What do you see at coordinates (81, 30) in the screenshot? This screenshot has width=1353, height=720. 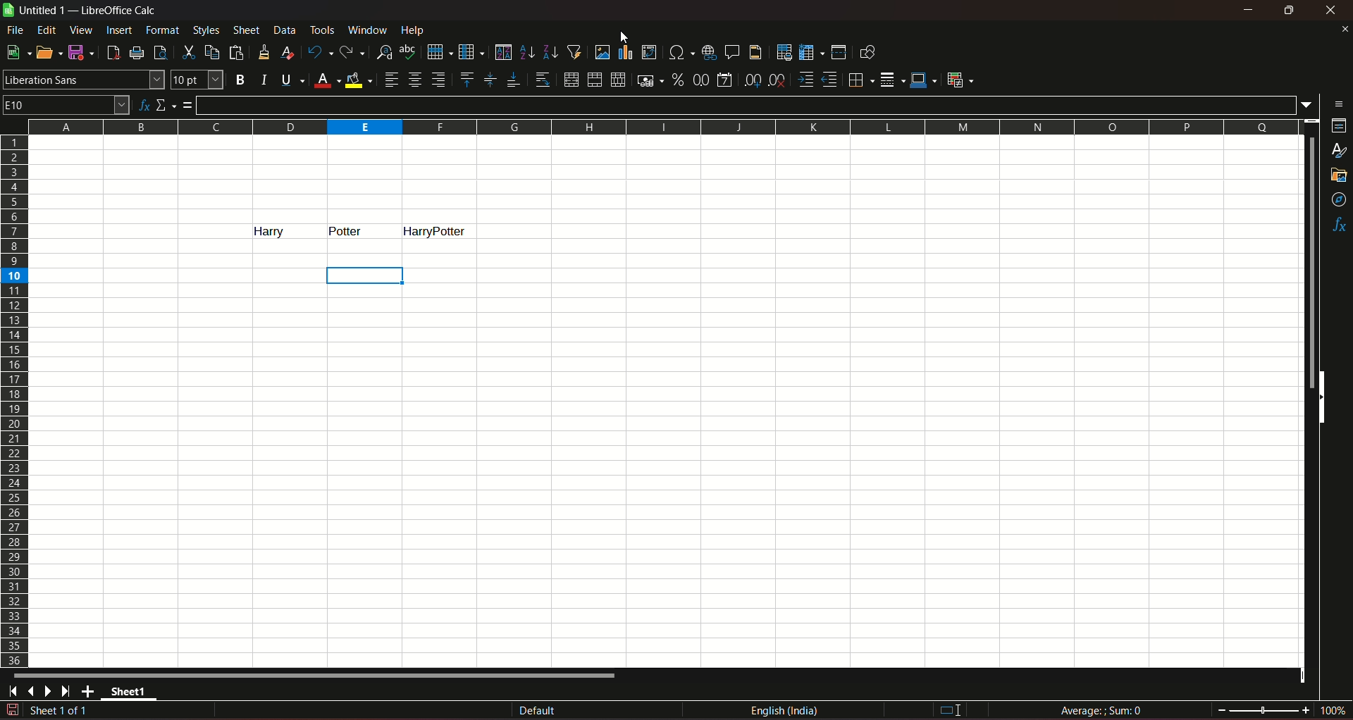 I see `view` at bounding box center [81, 30].